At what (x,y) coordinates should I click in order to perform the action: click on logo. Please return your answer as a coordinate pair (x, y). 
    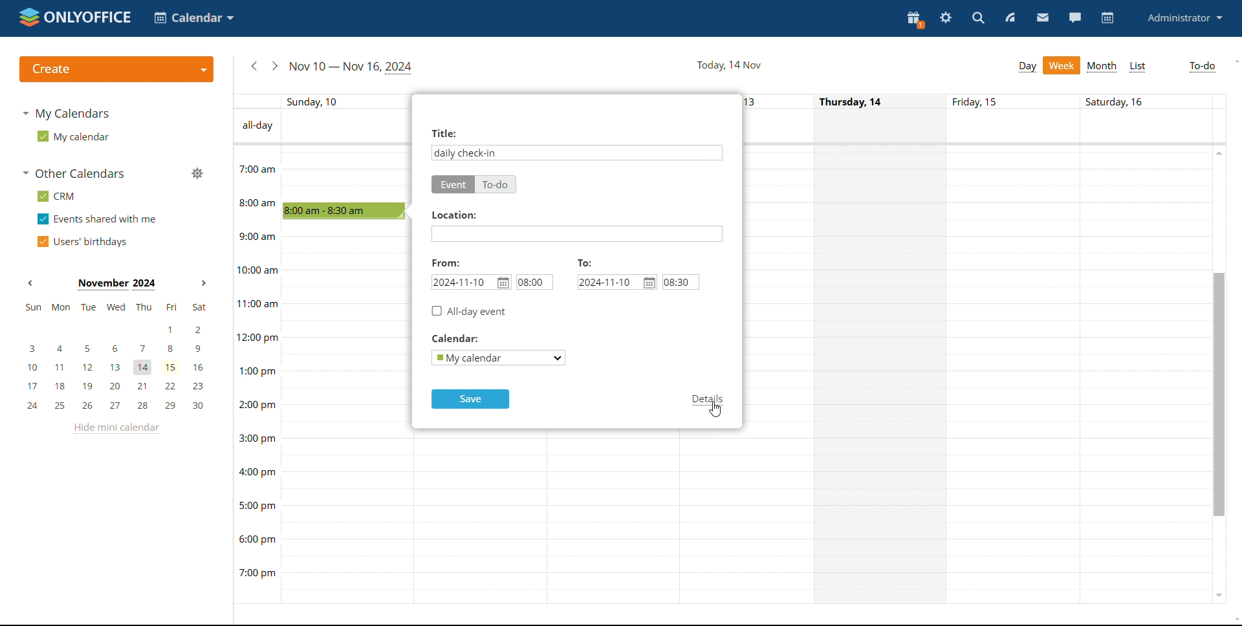
    Looking at the image, I should click on (75, 17).